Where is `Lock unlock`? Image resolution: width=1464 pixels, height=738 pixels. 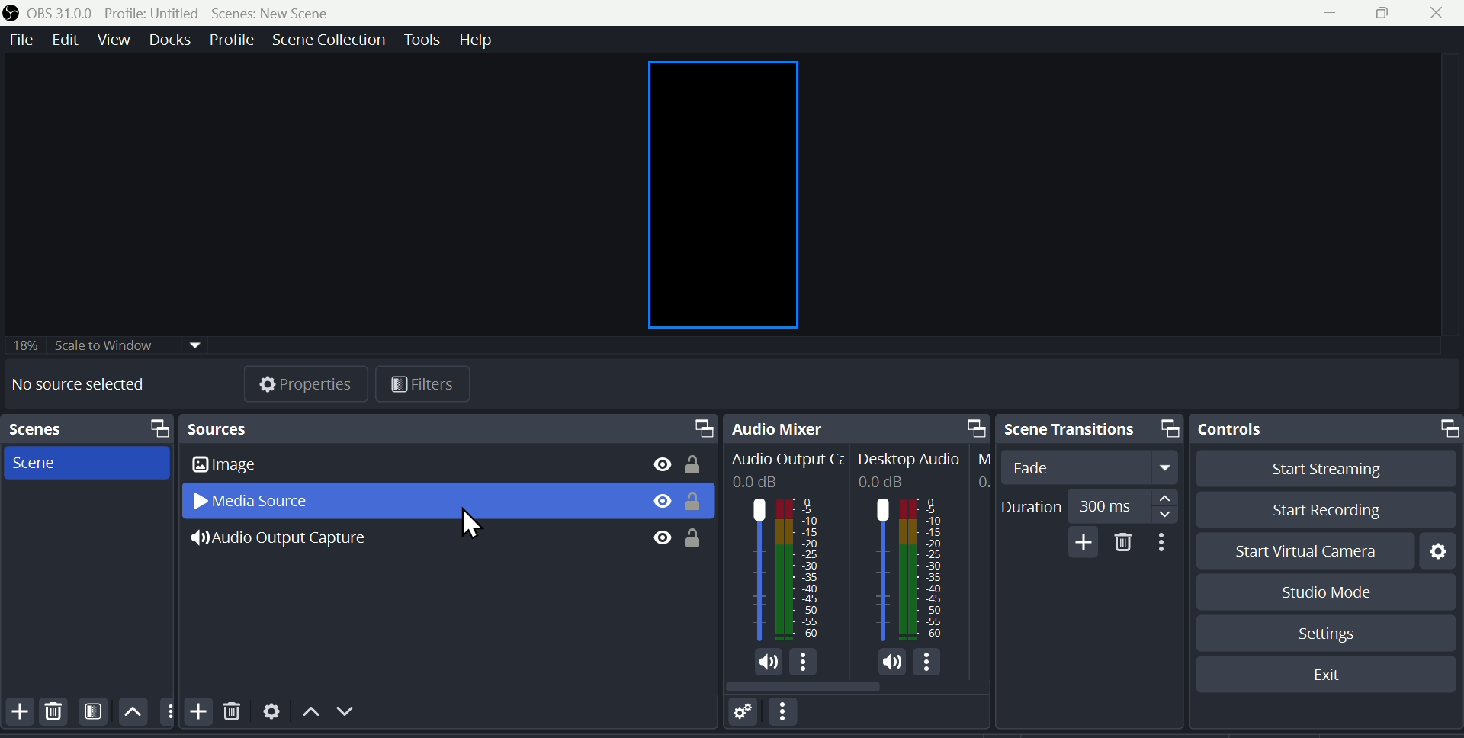
Lock unlock is located at coordinates (698, 462).